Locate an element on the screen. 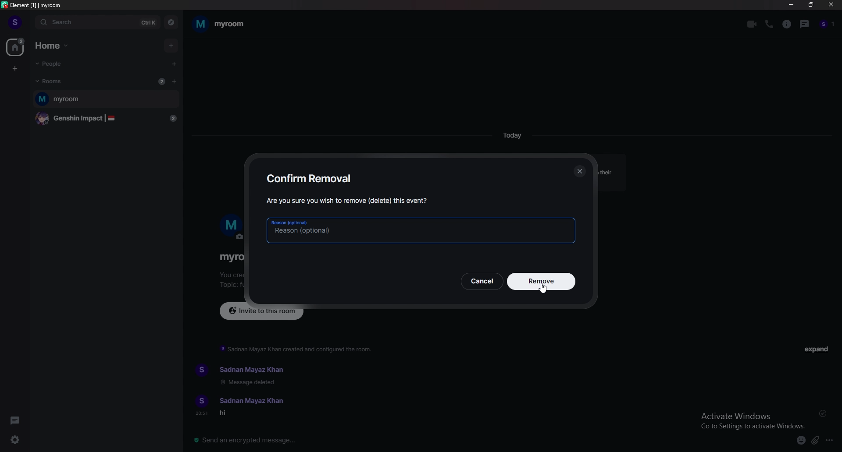  new message count is located at coordinates (161, 81).